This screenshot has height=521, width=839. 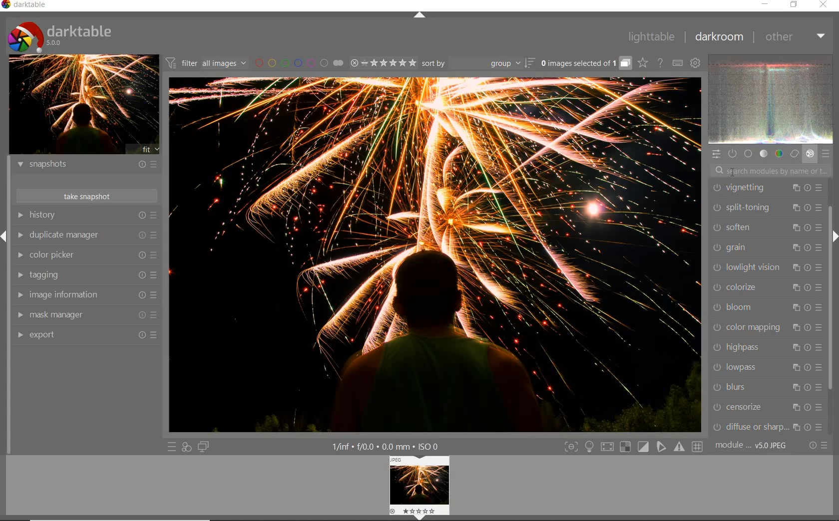 What do you see at coordinates (717, 153) in the screenshot?
I see `quick access panel` at bounding box center [717, 153].